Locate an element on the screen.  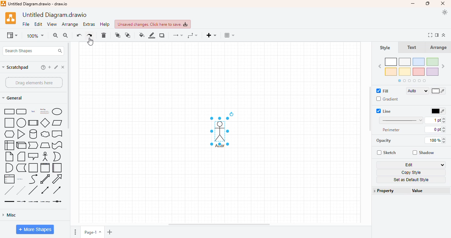
zoom out is located at coordinates (65, 35).